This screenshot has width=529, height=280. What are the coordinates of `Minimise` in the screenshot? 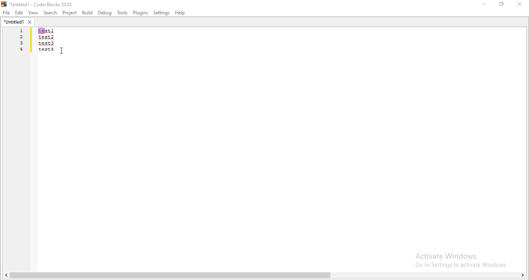 It's located at (483, 5).